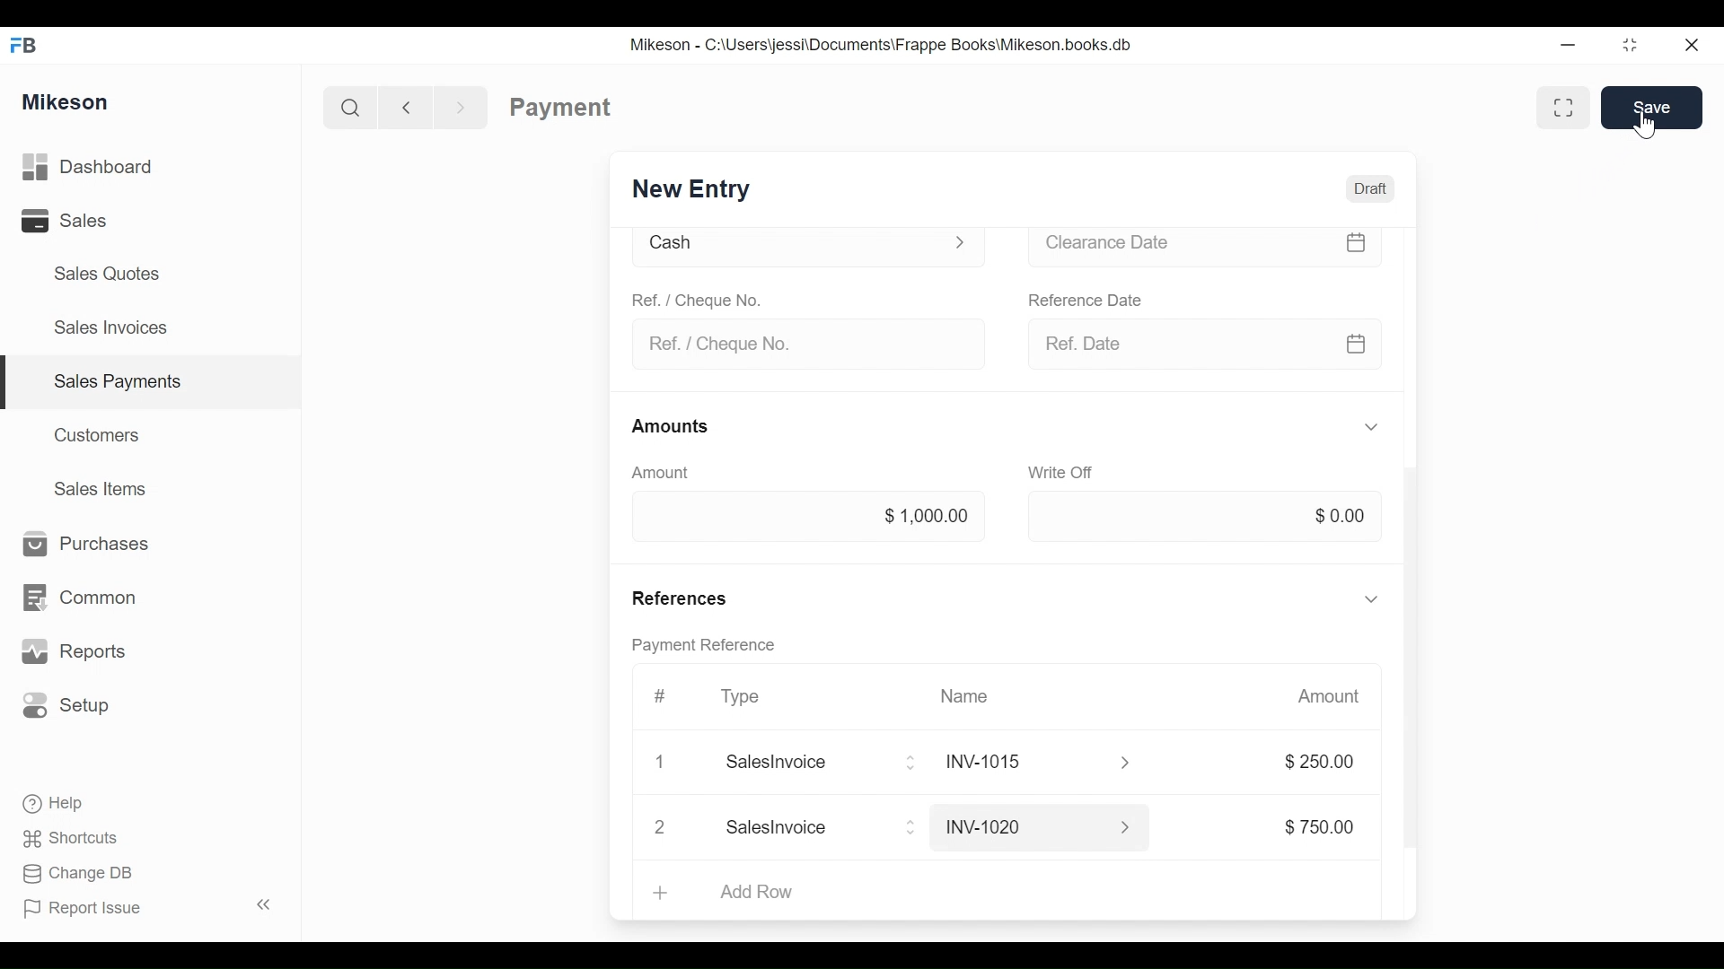  What do you see at coordinates (660, 825) in the screenshot?
I see `Close` at bounding box center [660, 825].